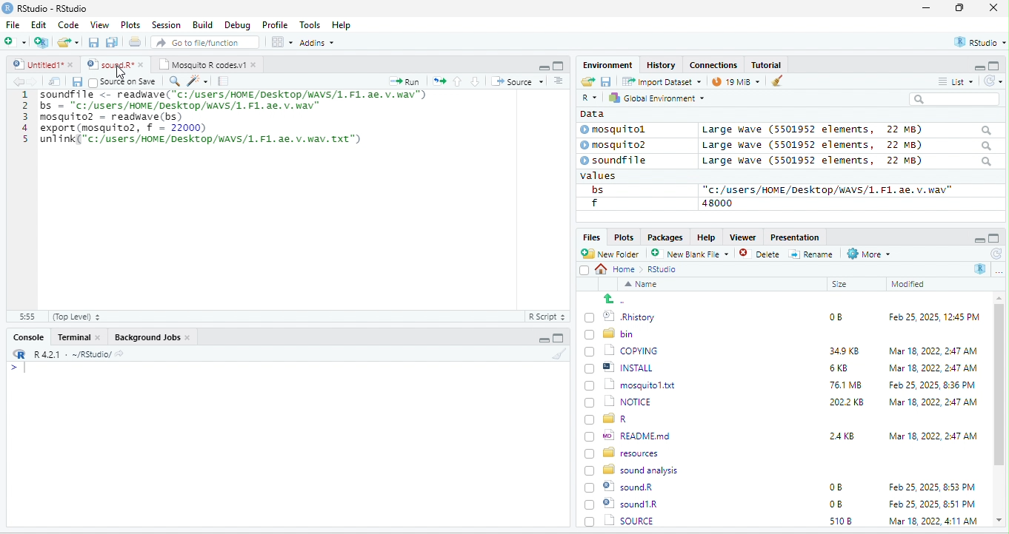 Image resolution: width=1009 pixels, height=534 pixels. What do you see at coordinates (224, 81) in the screenshot?
I see `note` at bounding box center [224, 81].